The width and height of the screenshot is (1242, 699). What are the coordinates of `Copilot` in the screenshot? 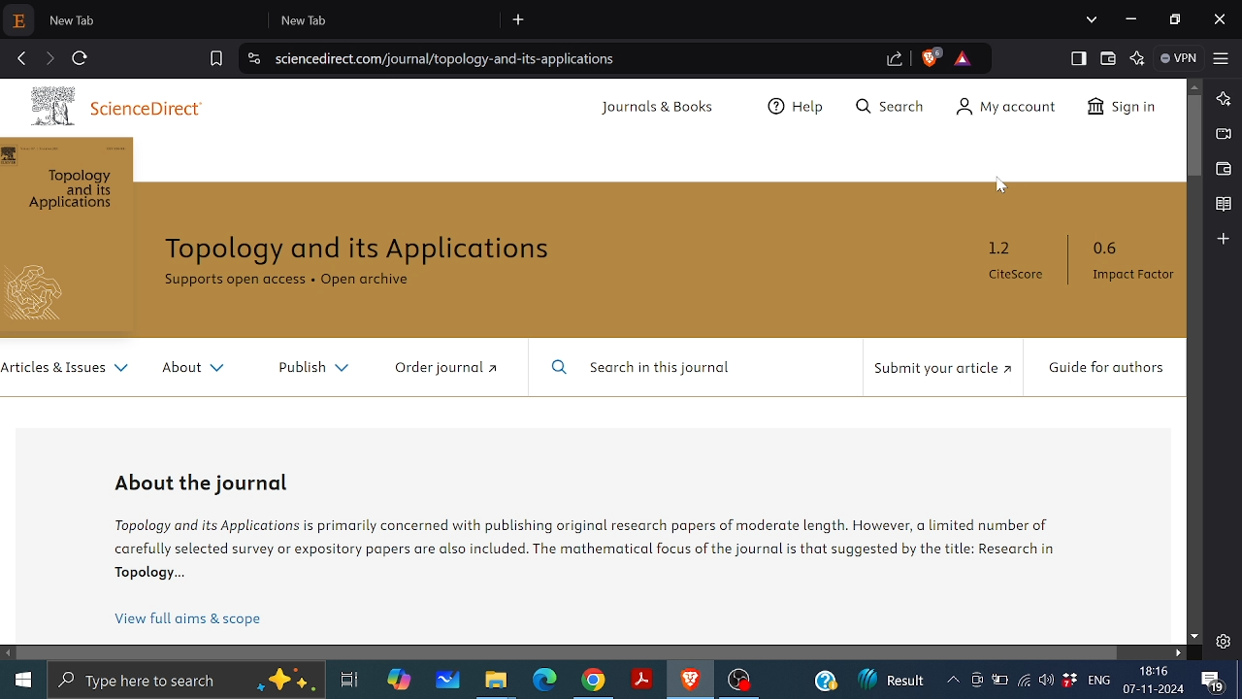 It's located at (401, 680).